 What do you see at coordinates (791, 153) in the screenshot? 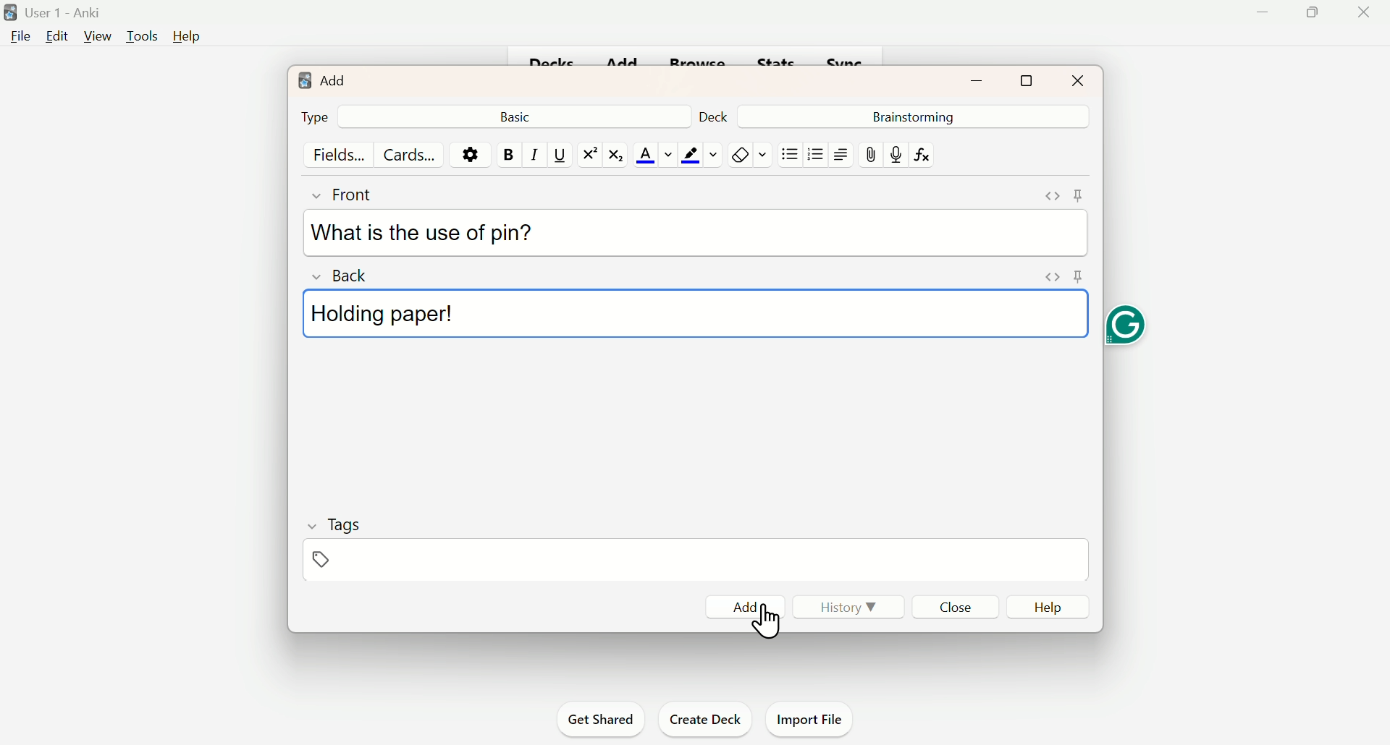
I see `Unorganised list` at bounding box center [791, 153].